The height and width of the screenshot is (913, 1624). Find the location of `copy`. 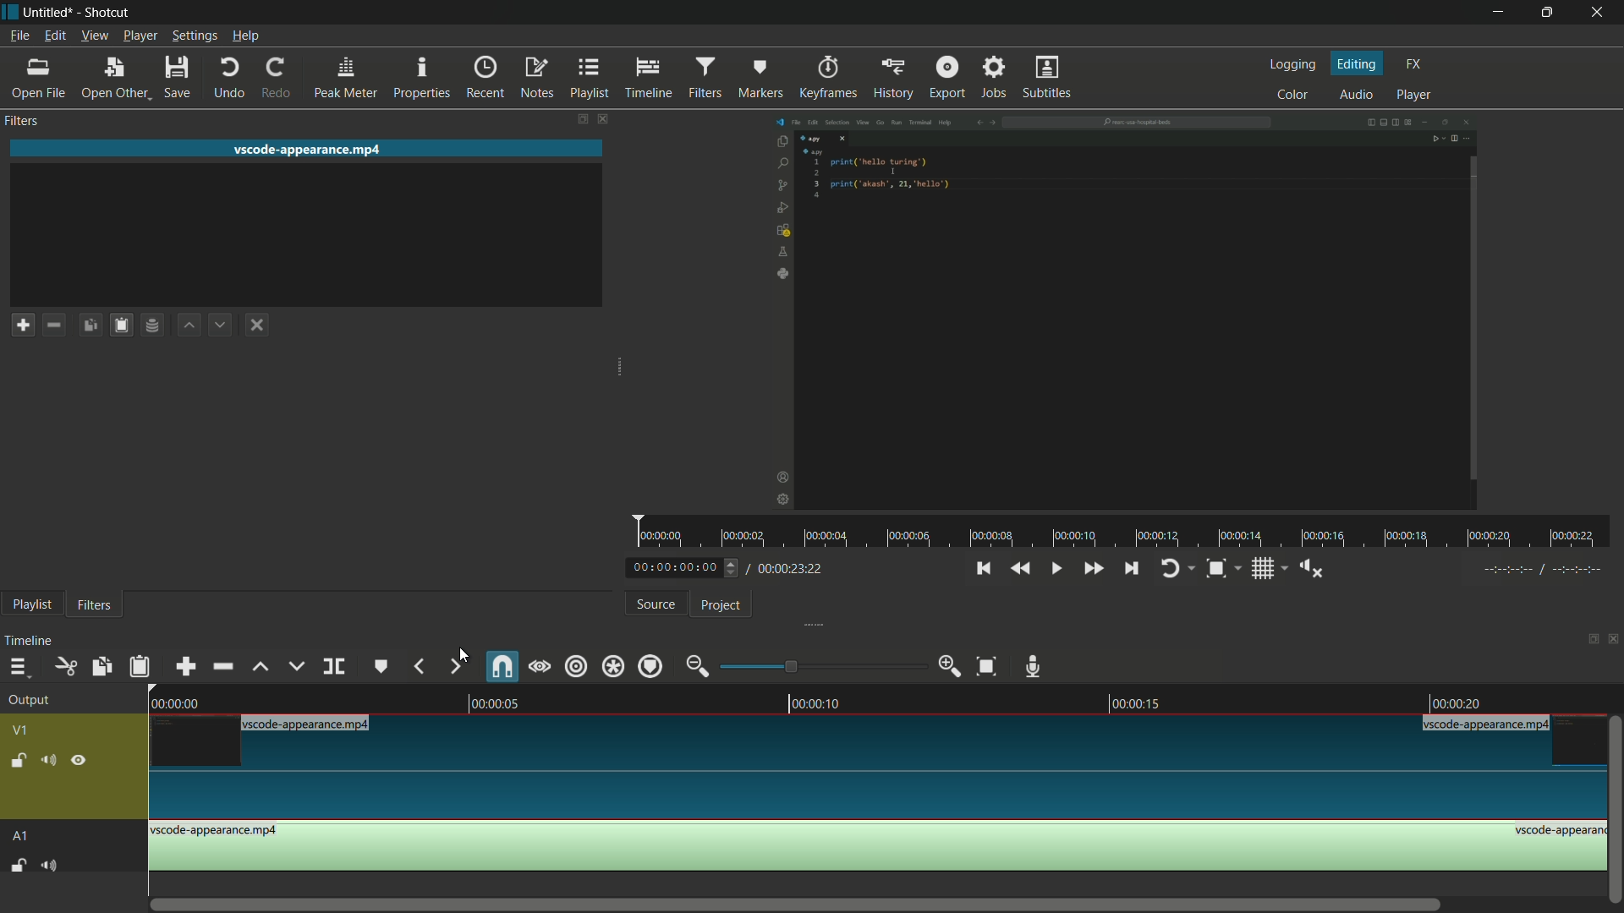

copy is located at coordinates (102, 667).